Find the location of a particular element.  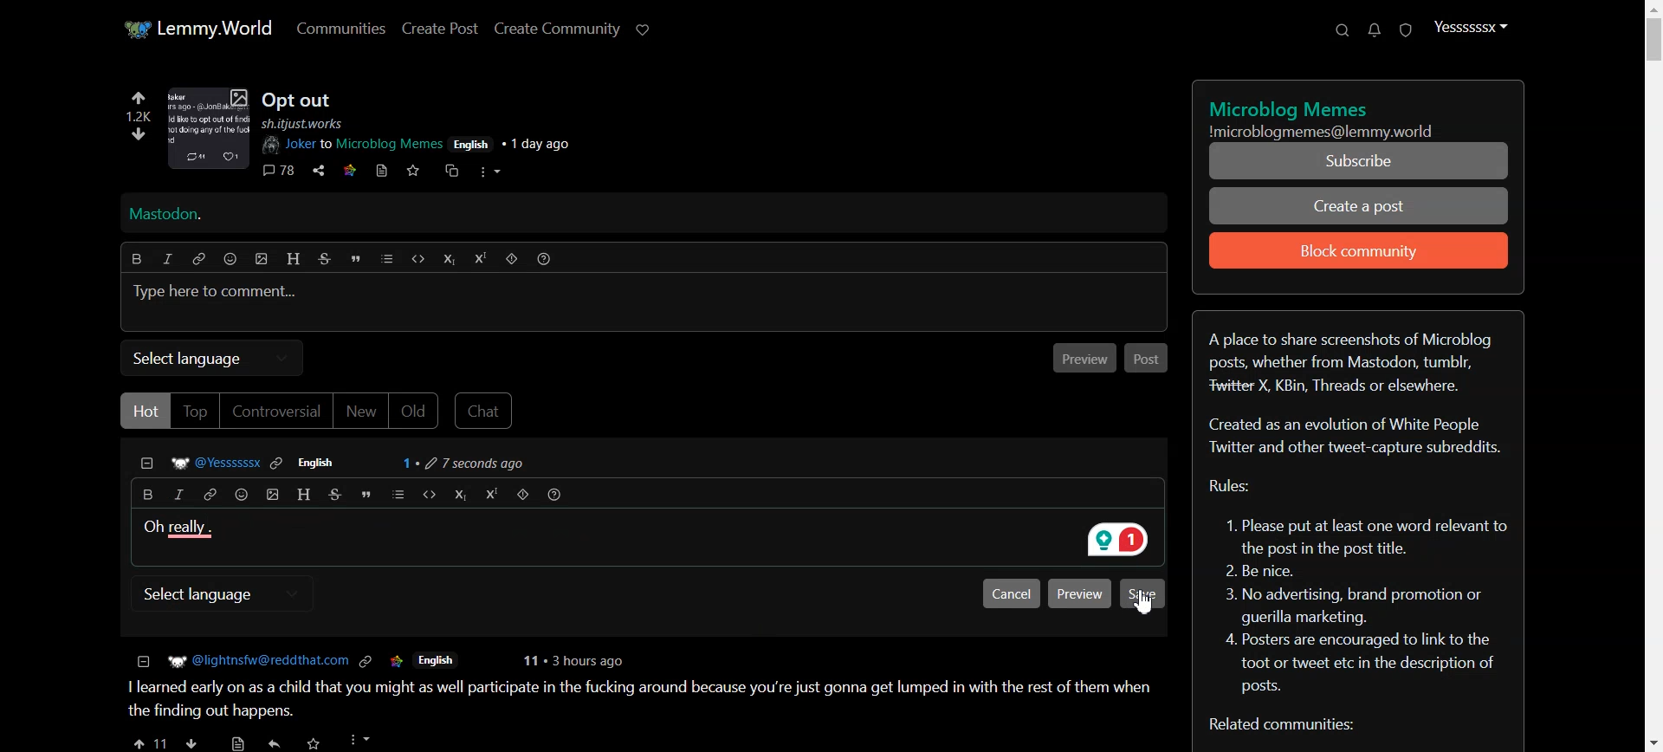

share is located at coordinates (319, 171).